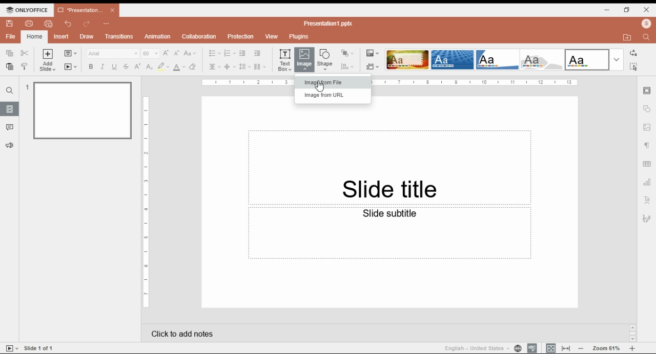 The width and height of the screenshot is (656, 354). I want to click on Side 1 of 1, so click(42, 347).